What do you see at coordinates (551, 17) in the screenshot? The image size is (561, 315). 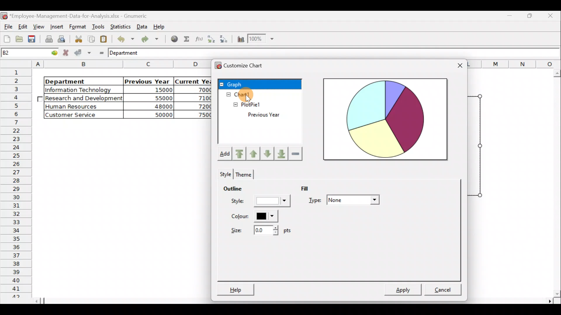 I see `Close` at bounding box center [551, 17].